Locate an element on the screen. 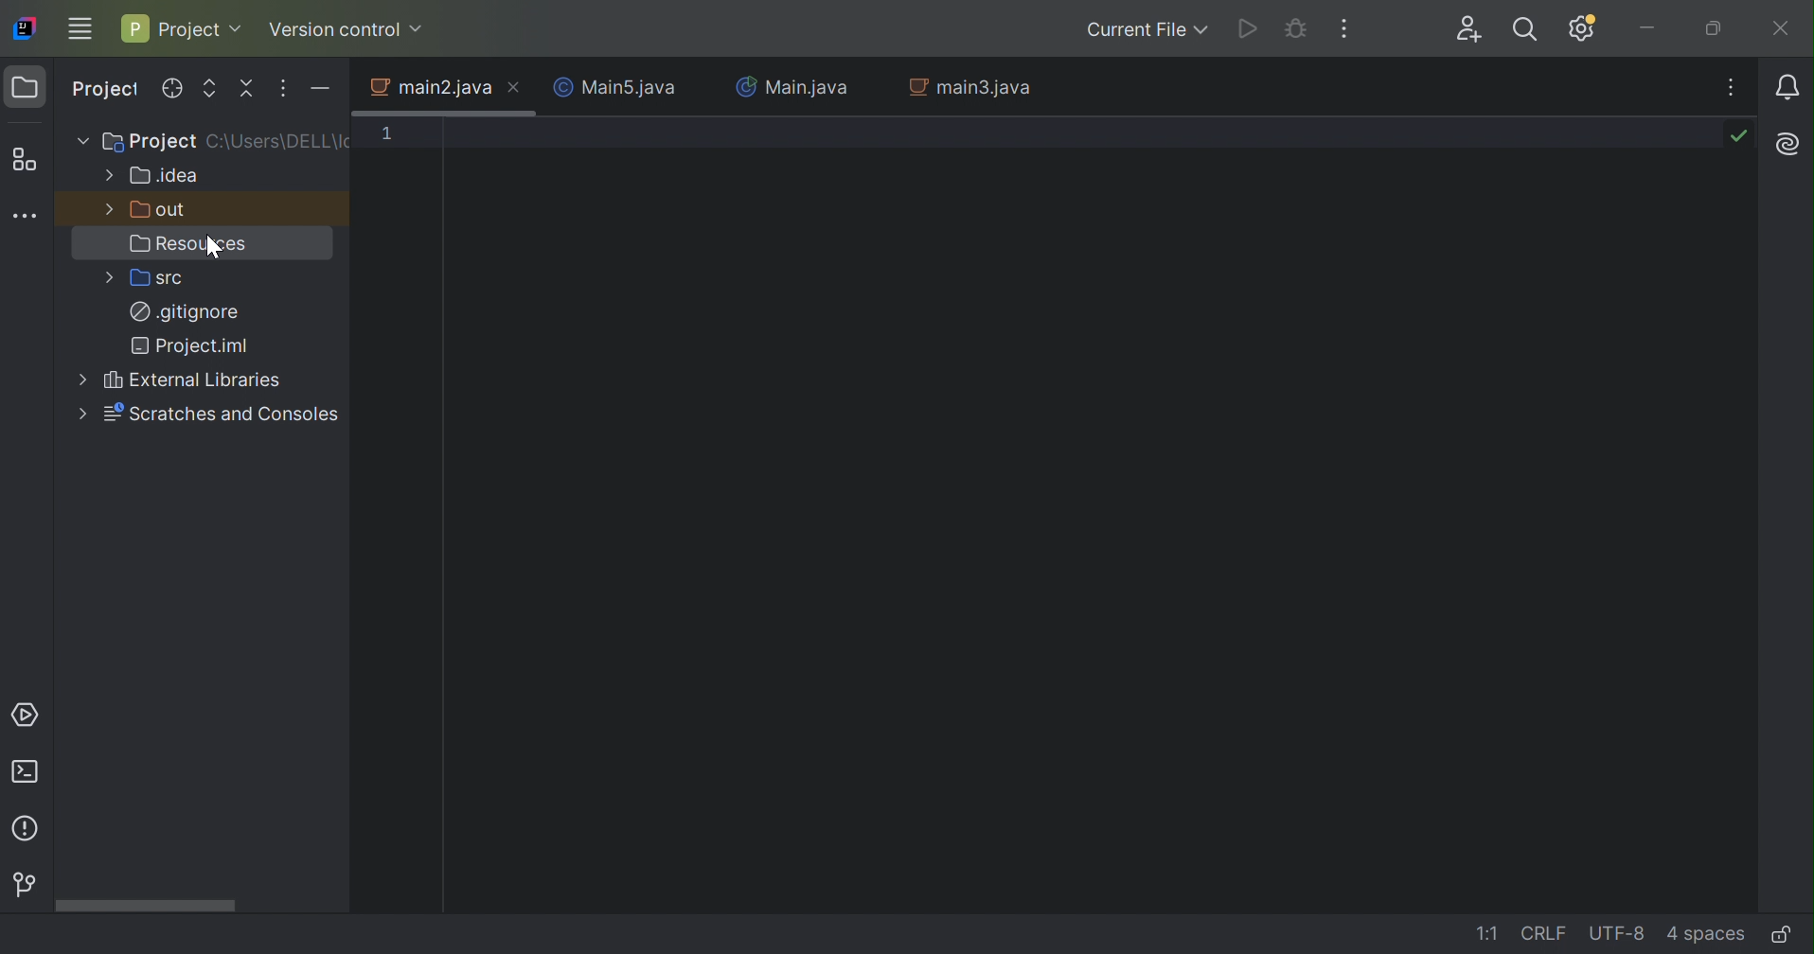 Image resolution: width=1814 pixels, height=954 pixels. Project.iml is located at coordinates (190, 346).